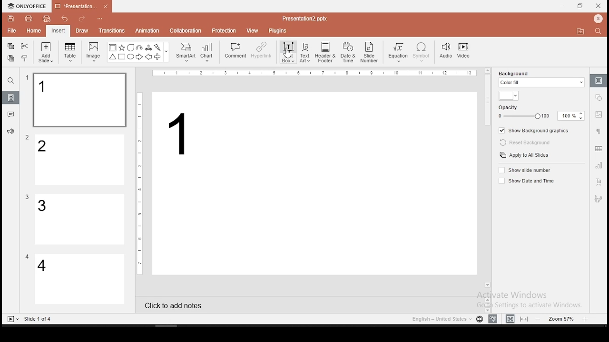 The image size is (609, 342). Describe the element at coordinates (29, 18) in the screenshot. I see `print file` at that location.